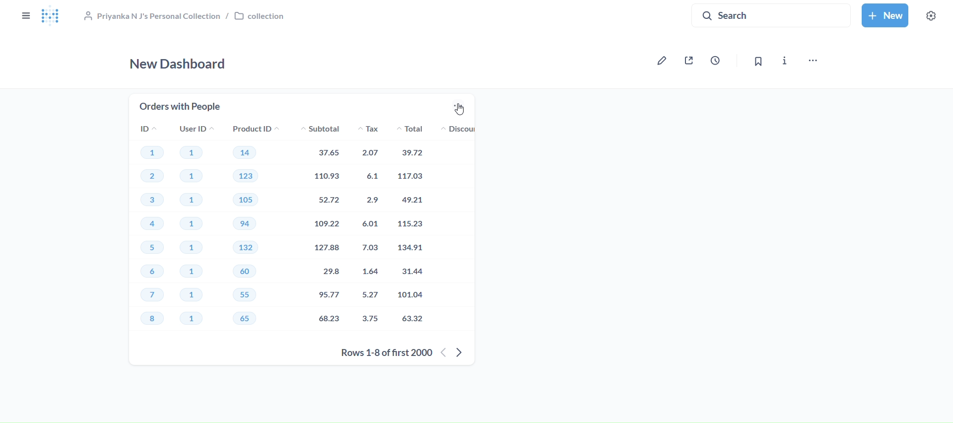  Describe the element at coordinates (386, 352) in the screenshot. I see `rows 1-8 of first 2000` at that location.